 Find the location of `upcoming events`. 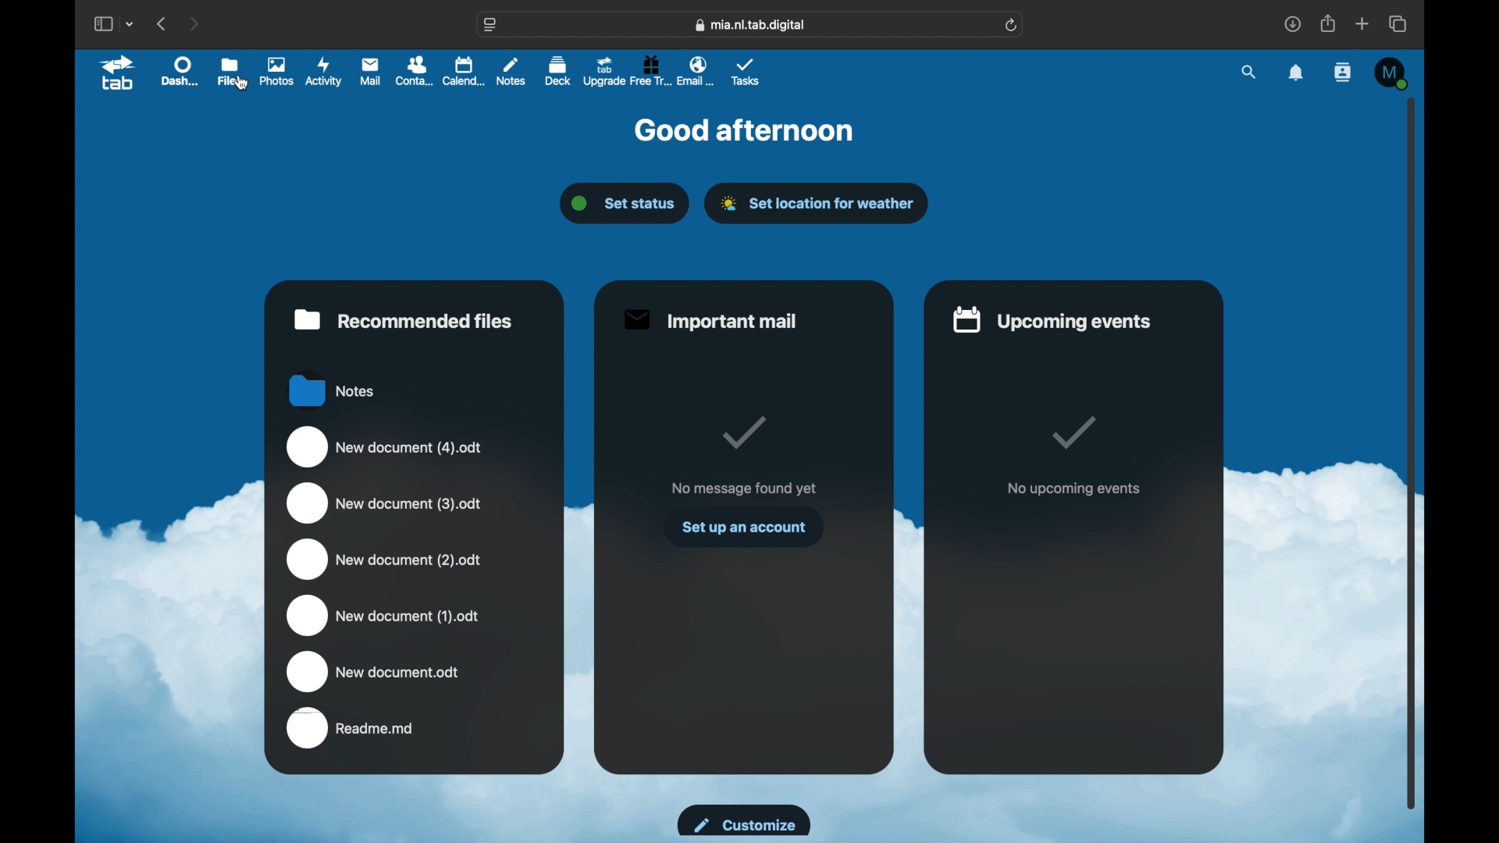

upcoming events is located at coordinates (1052, 320).